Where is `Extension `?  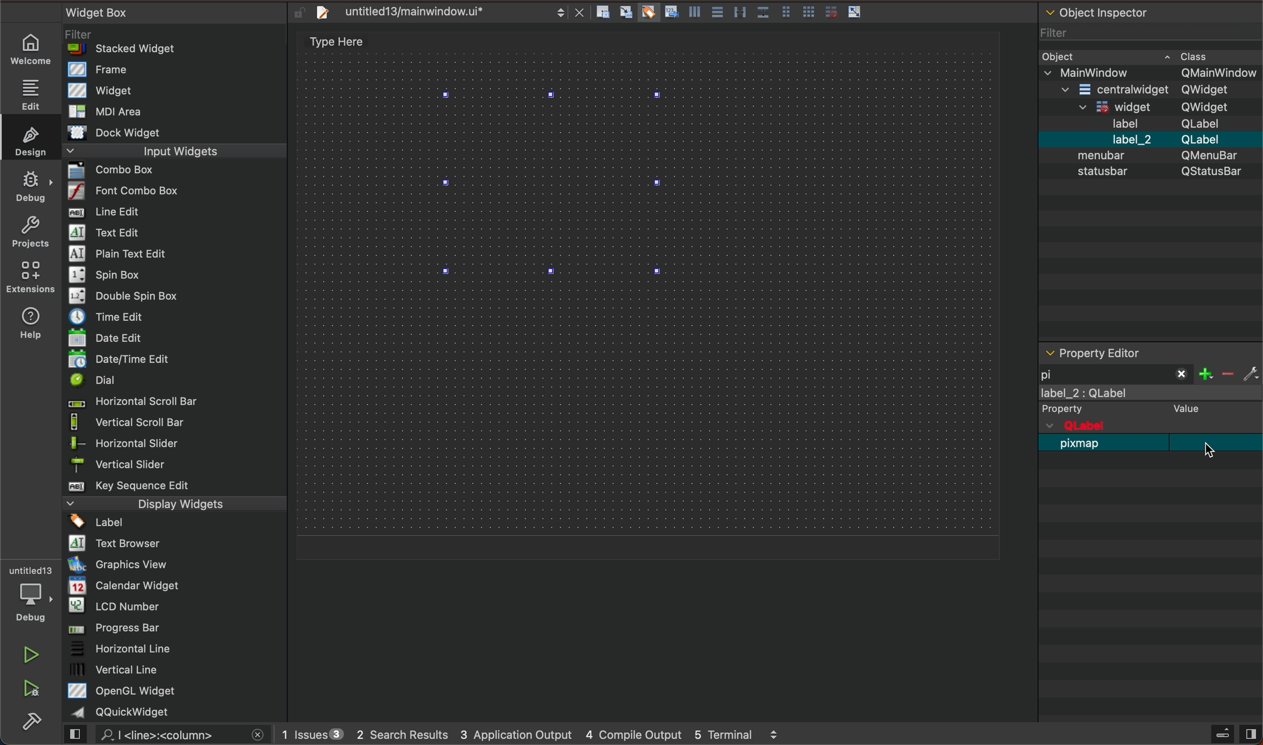
Extension  is located at coordinates (30, 277).